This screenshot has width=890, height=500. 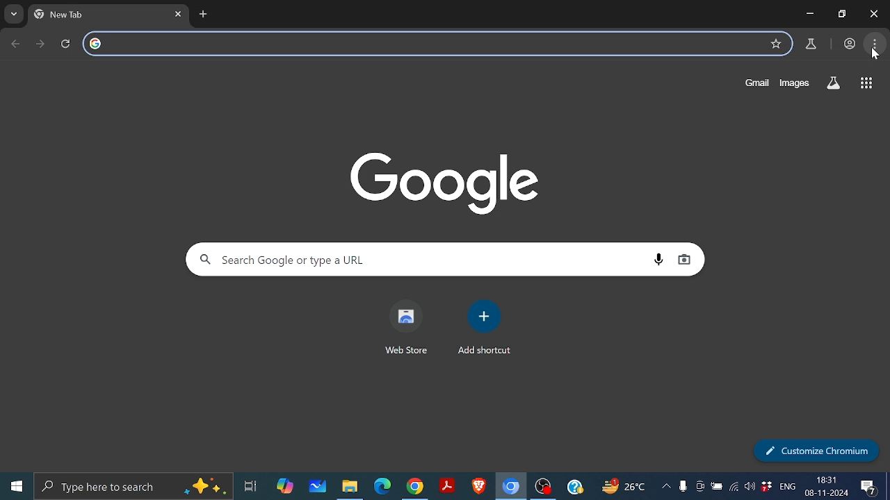 What do you see at coordinates (412, 259) in the screenshot?
I see `Search google or type a url` at bounding box center [412, 259].